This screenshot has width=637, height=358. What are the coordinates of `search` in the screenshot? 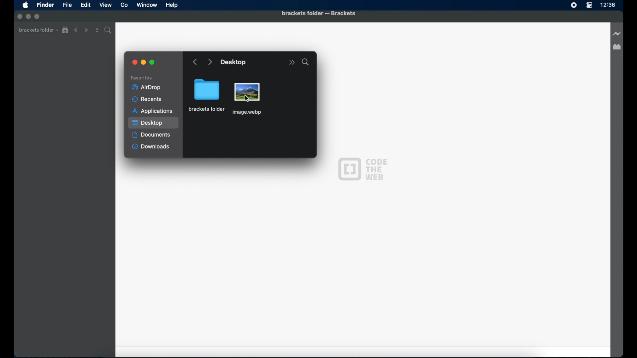 It's located at (305, 62).